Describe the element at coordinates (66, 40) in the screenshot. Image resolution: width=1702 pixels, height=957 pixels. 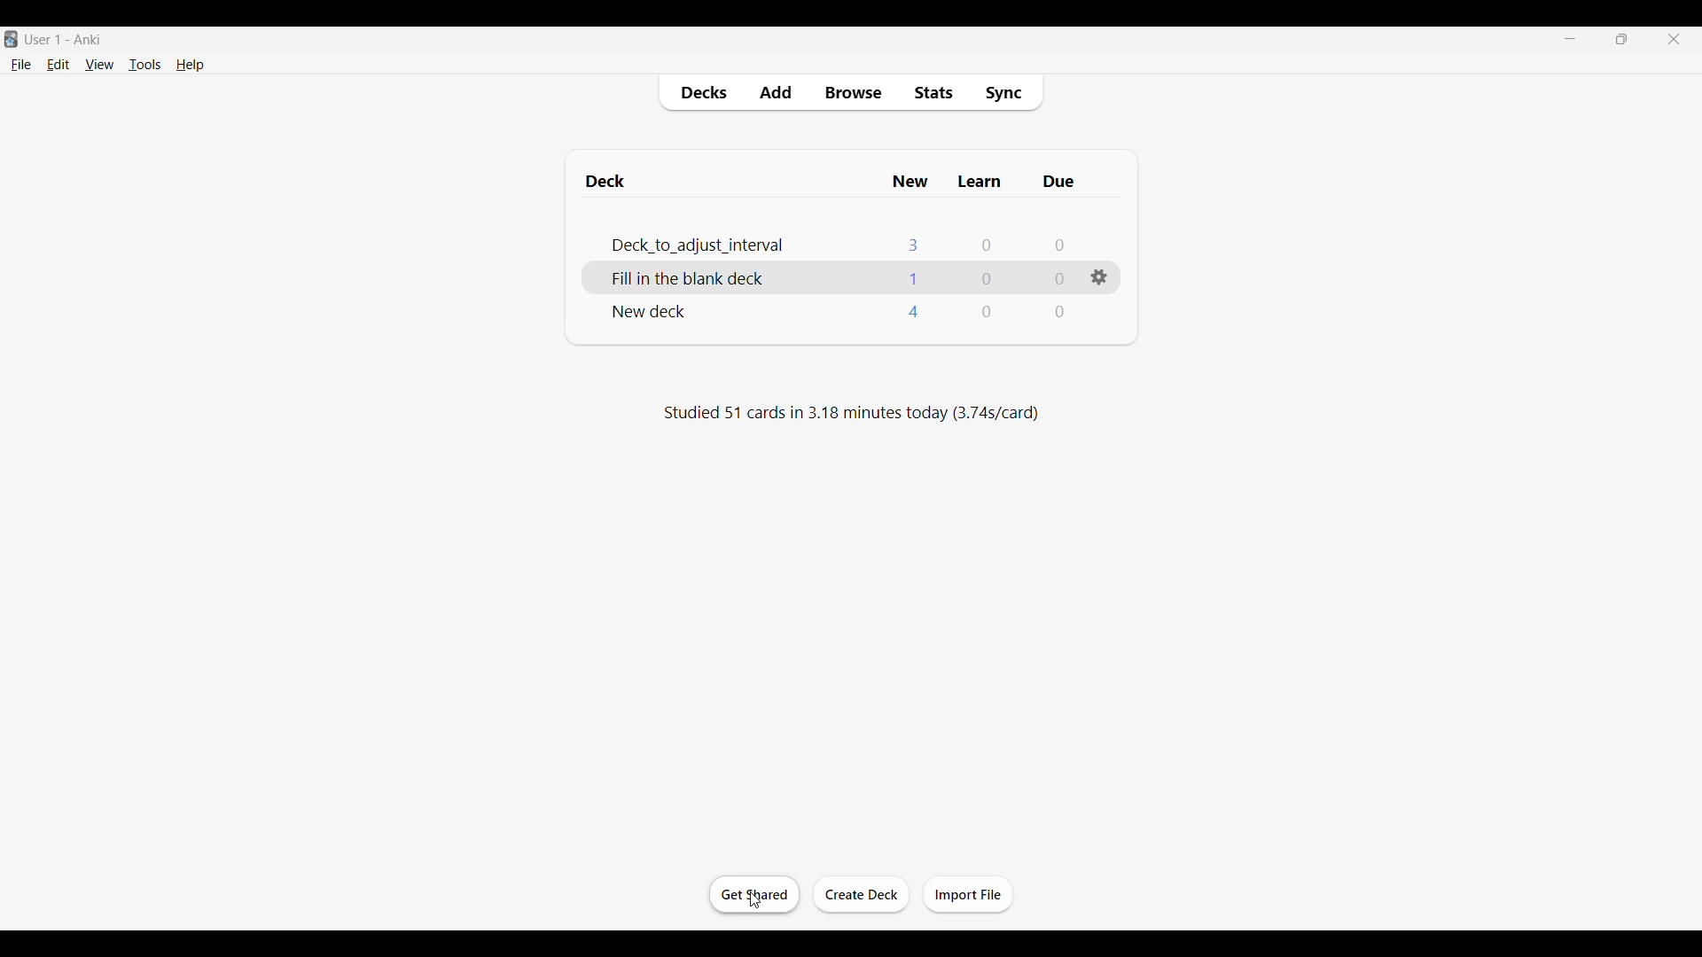
I see `User 1 - Anki` at that location.